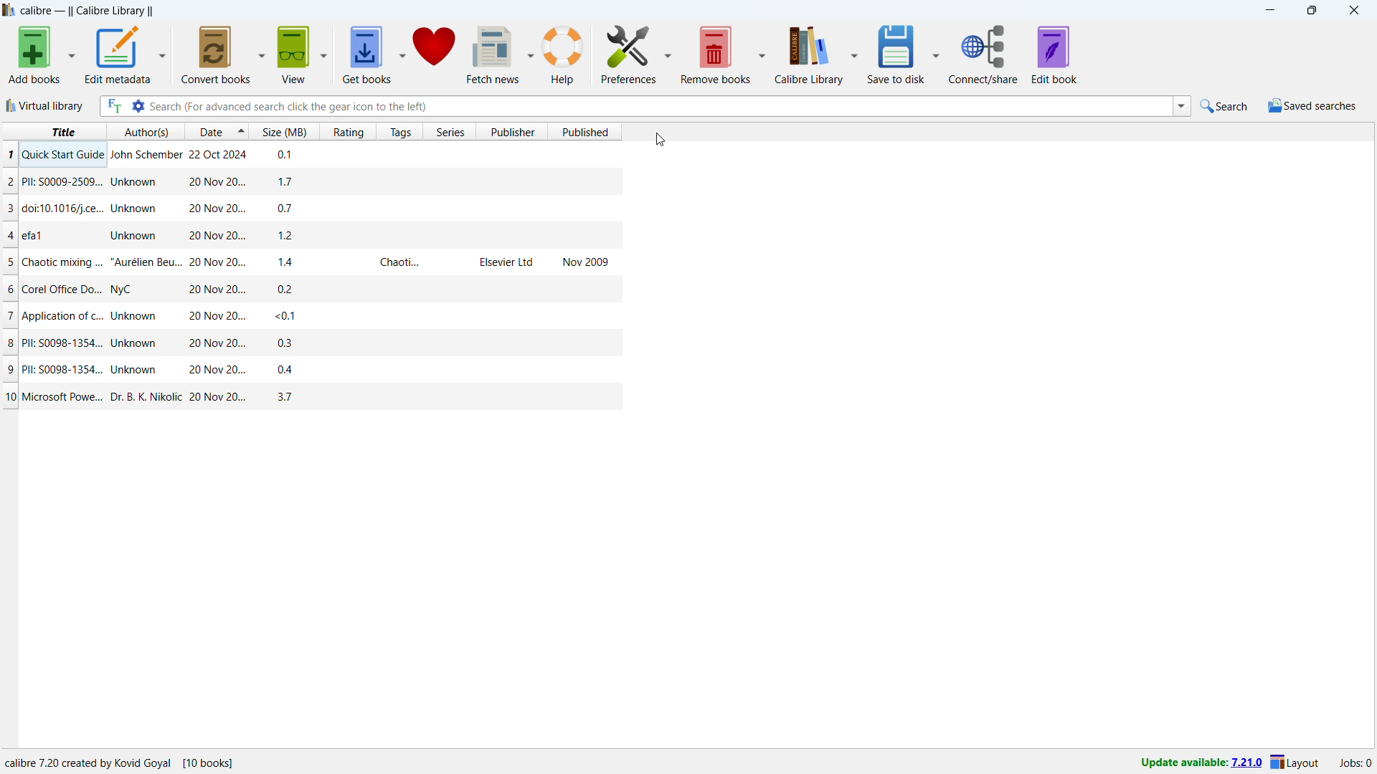  Describe the element at coordinates (564, 54) in the screenshot. I see `help` at that location.